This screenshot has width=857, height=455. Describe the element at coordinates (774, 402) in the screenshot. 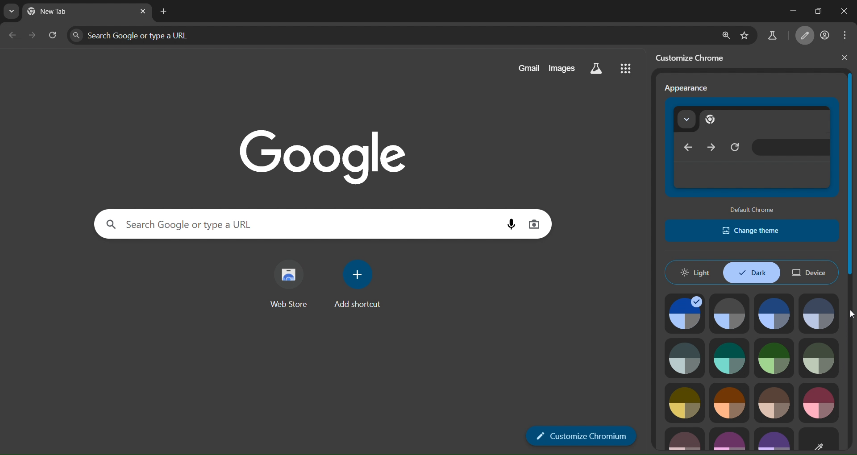

I see `theme` at that location.